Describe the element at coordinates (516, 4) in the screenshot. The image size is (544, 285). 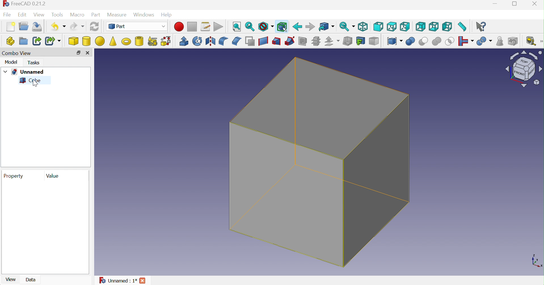
I see `Restore down` at that location.